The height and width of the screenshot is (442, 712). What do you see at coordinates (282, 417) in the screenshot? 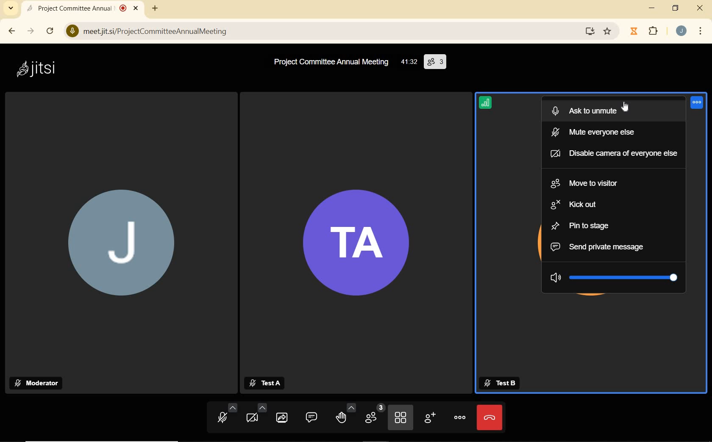
I see `START SCREEN SHARING` at bounding box center [282, 417].